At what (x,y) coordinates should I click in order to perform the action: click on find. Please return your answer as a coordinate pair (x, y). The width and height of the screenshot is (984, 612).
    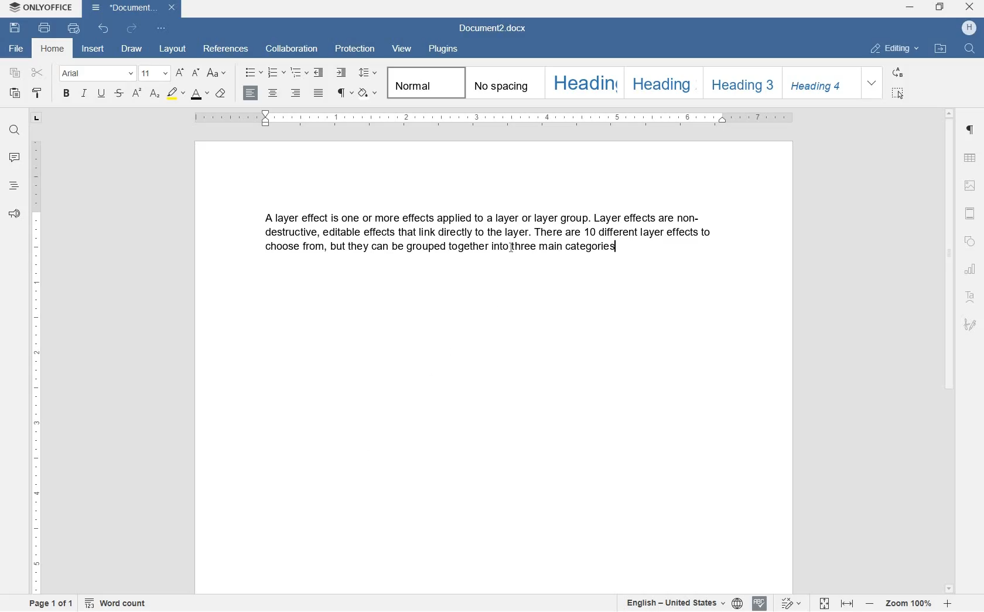
    Looking at the image, I should click on (13, 131).